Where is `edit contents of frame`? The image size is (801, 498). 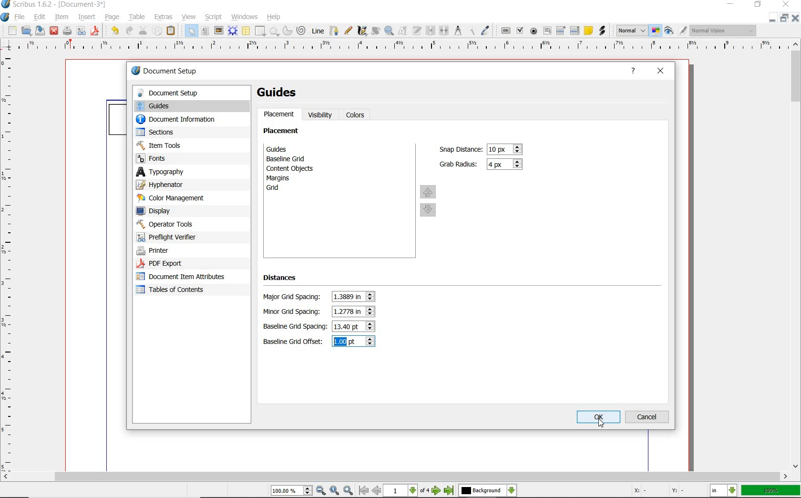 edit contents of frame is located at coordinates (403, 31).